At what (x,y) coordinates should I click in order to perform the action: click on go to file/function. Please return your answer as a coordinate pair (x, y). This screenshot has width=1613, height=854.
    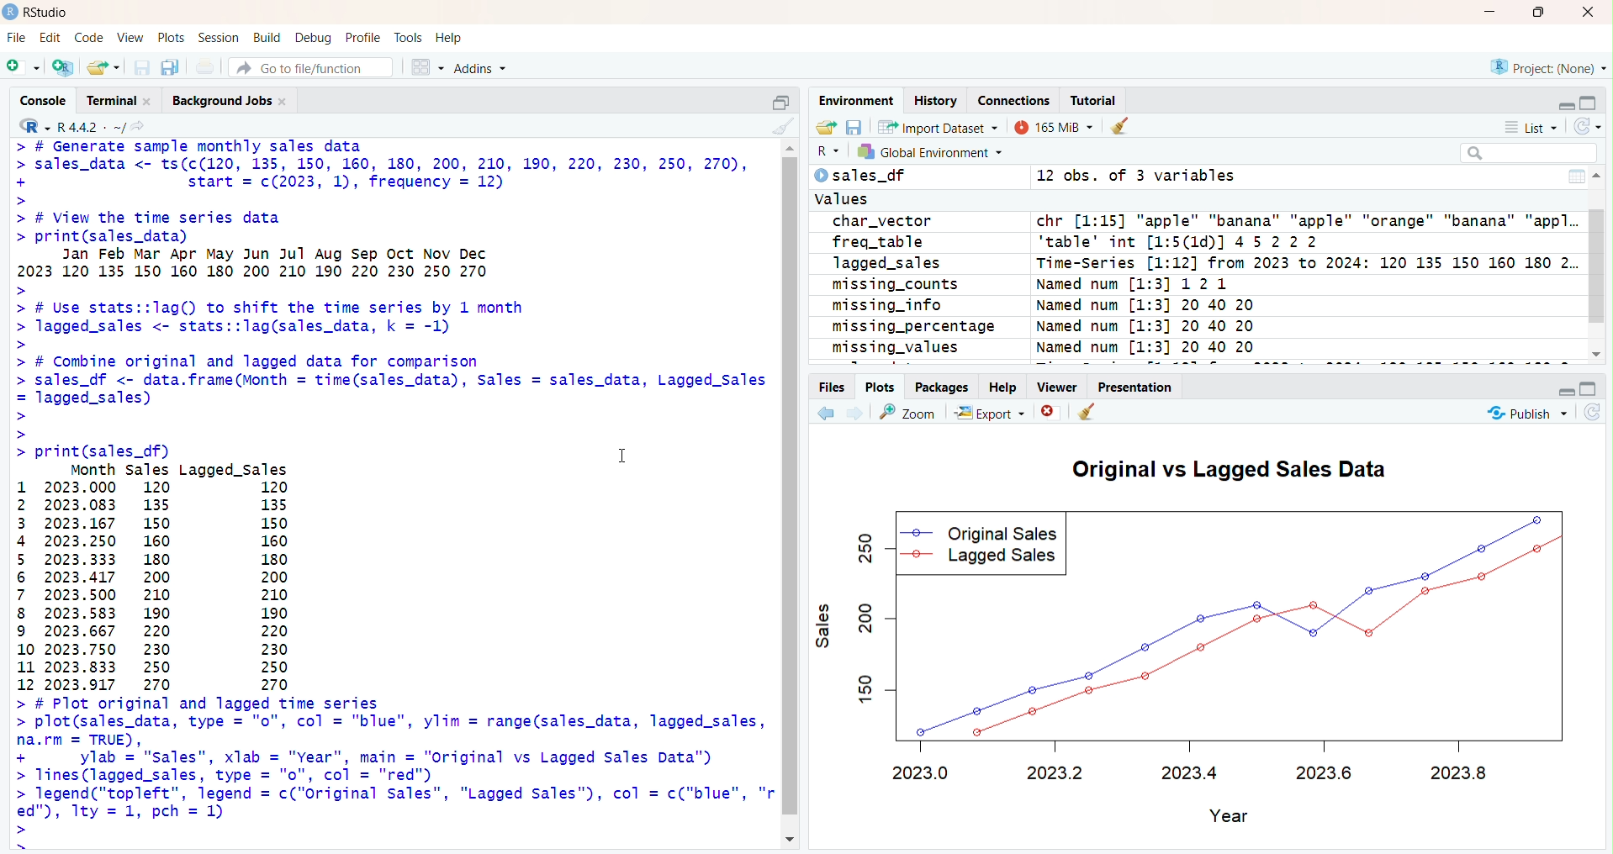
    Looking at the image, I should click on (304, 68).